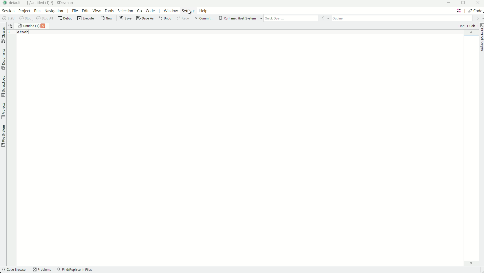 The image size is (484, 273). I want to click on session menu, so click(8, 11).